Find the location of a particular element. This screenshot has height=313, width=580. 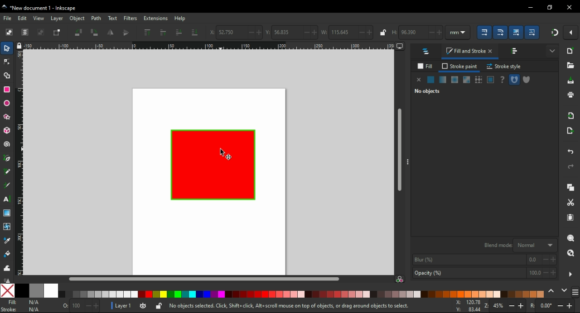

path is located at coordinates (96, 18).